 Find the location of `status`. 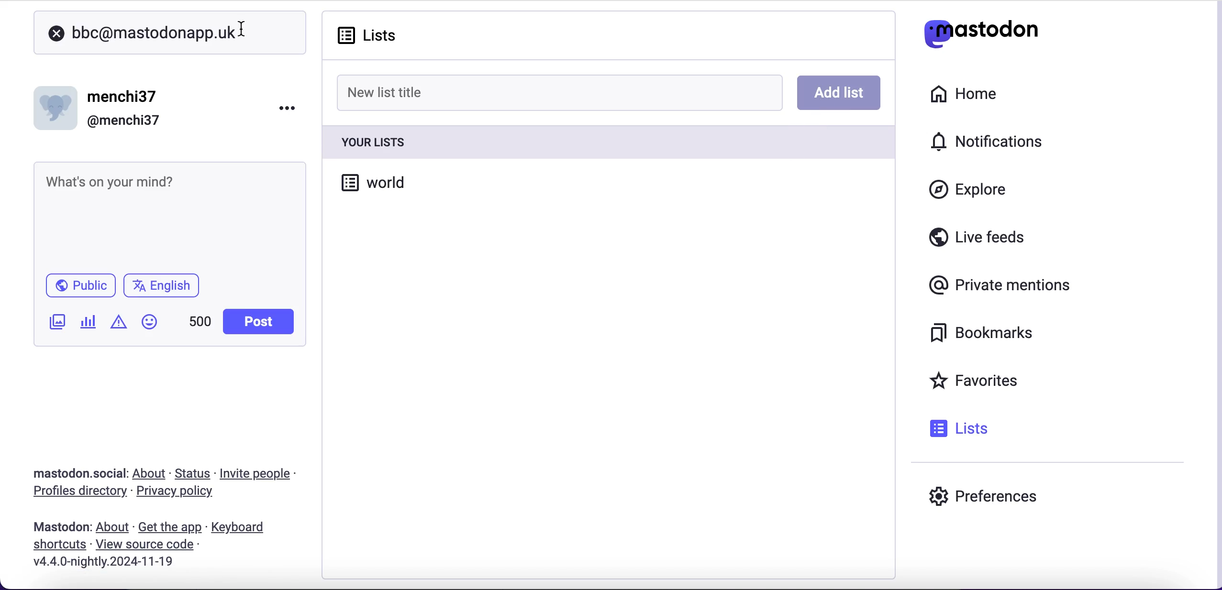

status is located at coordinates (194, 473).